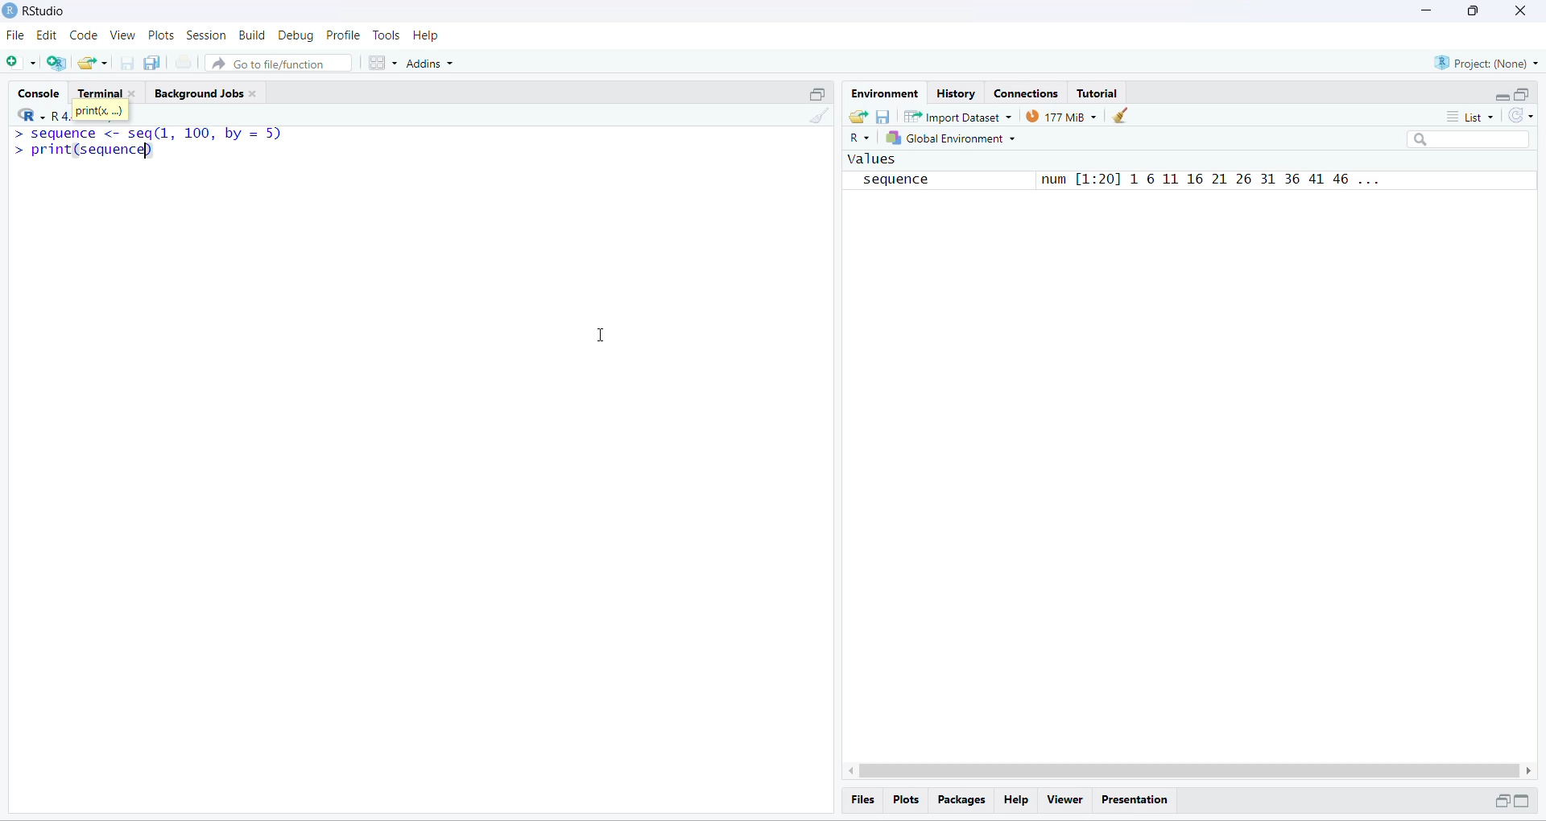  Describe the element at coordinates (101, 111) in the screenshot. I see `print(x, ...)` at that location.